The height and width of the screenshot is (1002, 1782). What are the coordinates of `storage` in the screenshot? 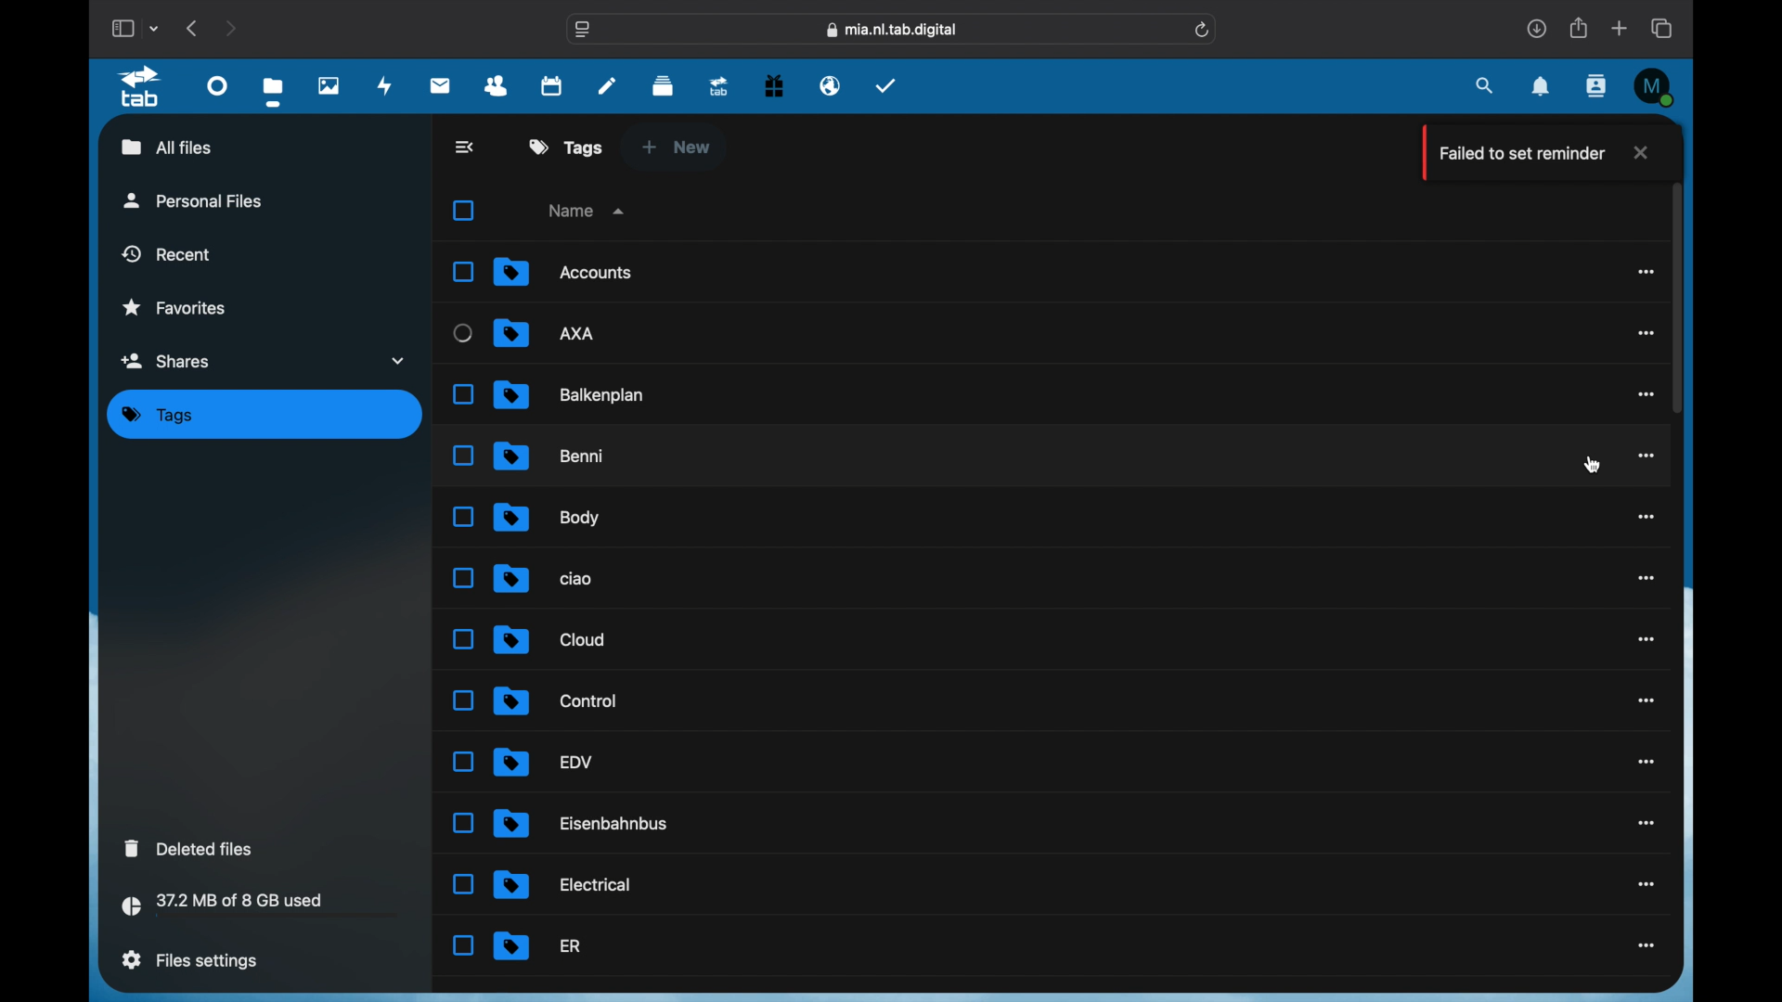 It's located at (261, 907).